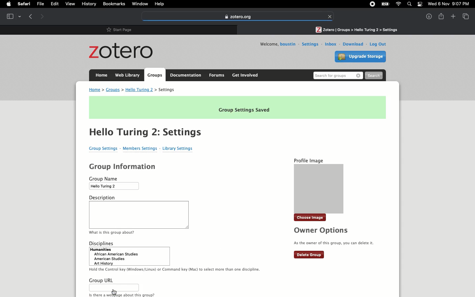  Describe the element at coordinates (237, 16) in the screenshot. I see `Zotero` at that location.